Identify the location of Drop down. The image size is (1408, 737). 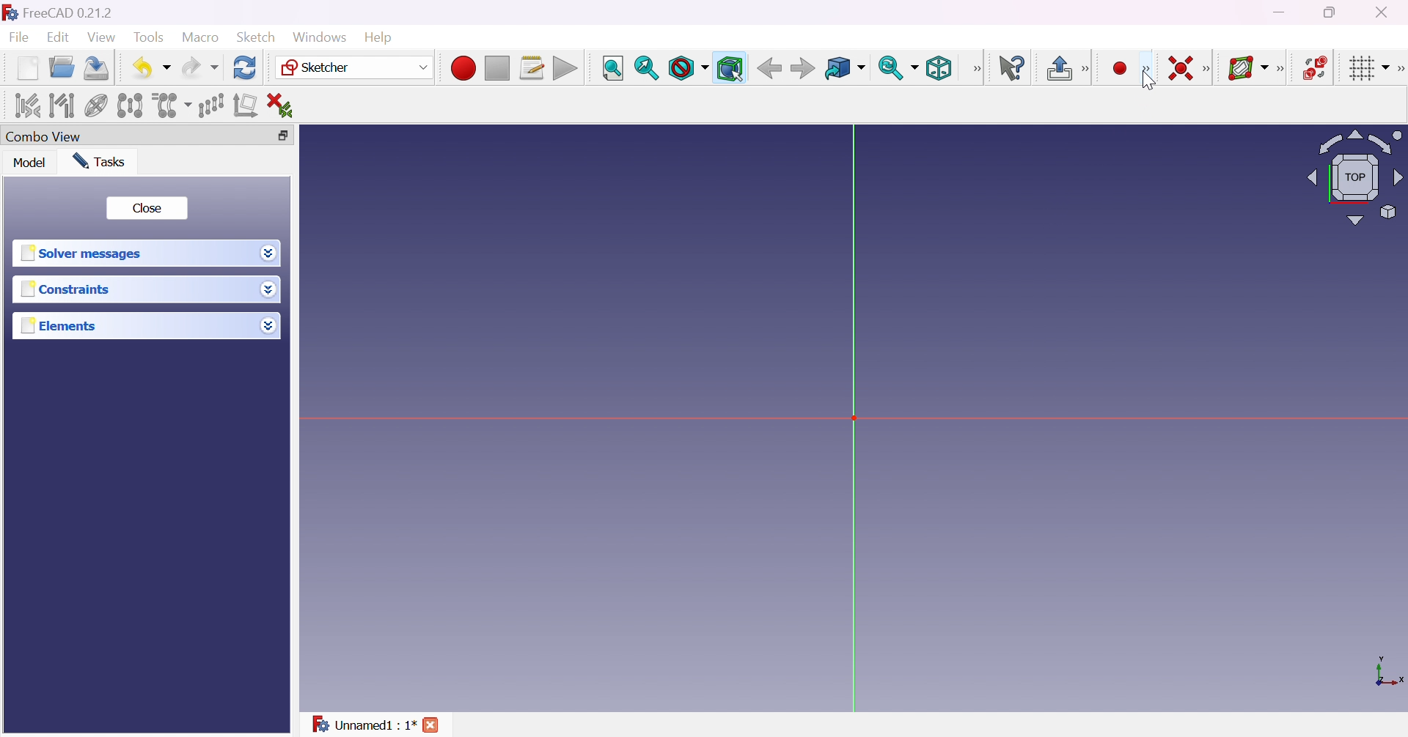
(269, 253).